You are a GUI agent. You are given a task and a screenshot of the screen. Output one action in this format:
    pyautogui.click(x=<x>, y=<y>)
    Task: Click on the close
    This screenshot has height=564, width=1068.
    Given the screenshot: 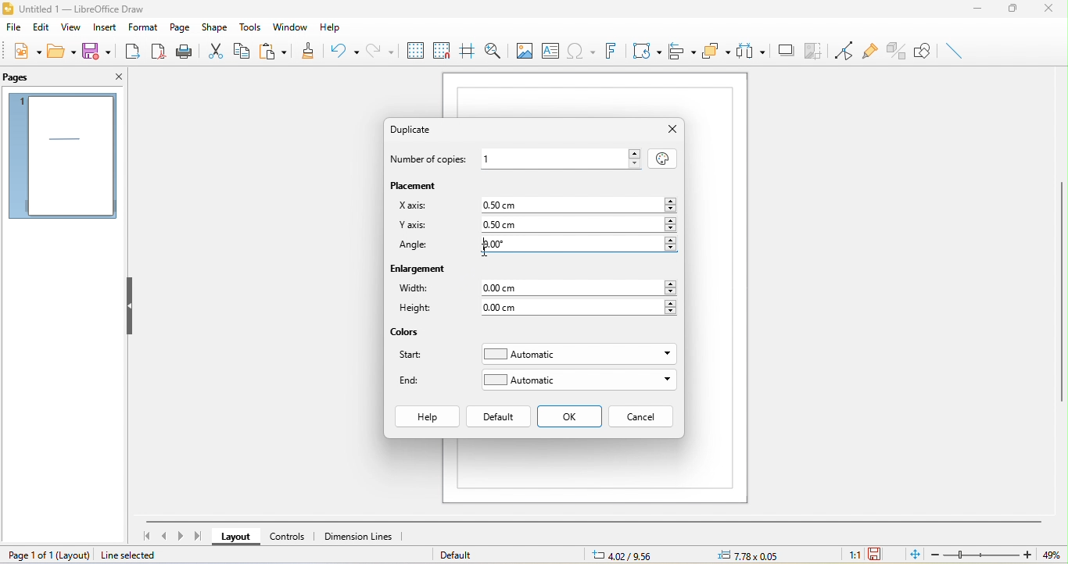 What is the action you would take?
    pyautogui.click(x=1052, y=10)
    